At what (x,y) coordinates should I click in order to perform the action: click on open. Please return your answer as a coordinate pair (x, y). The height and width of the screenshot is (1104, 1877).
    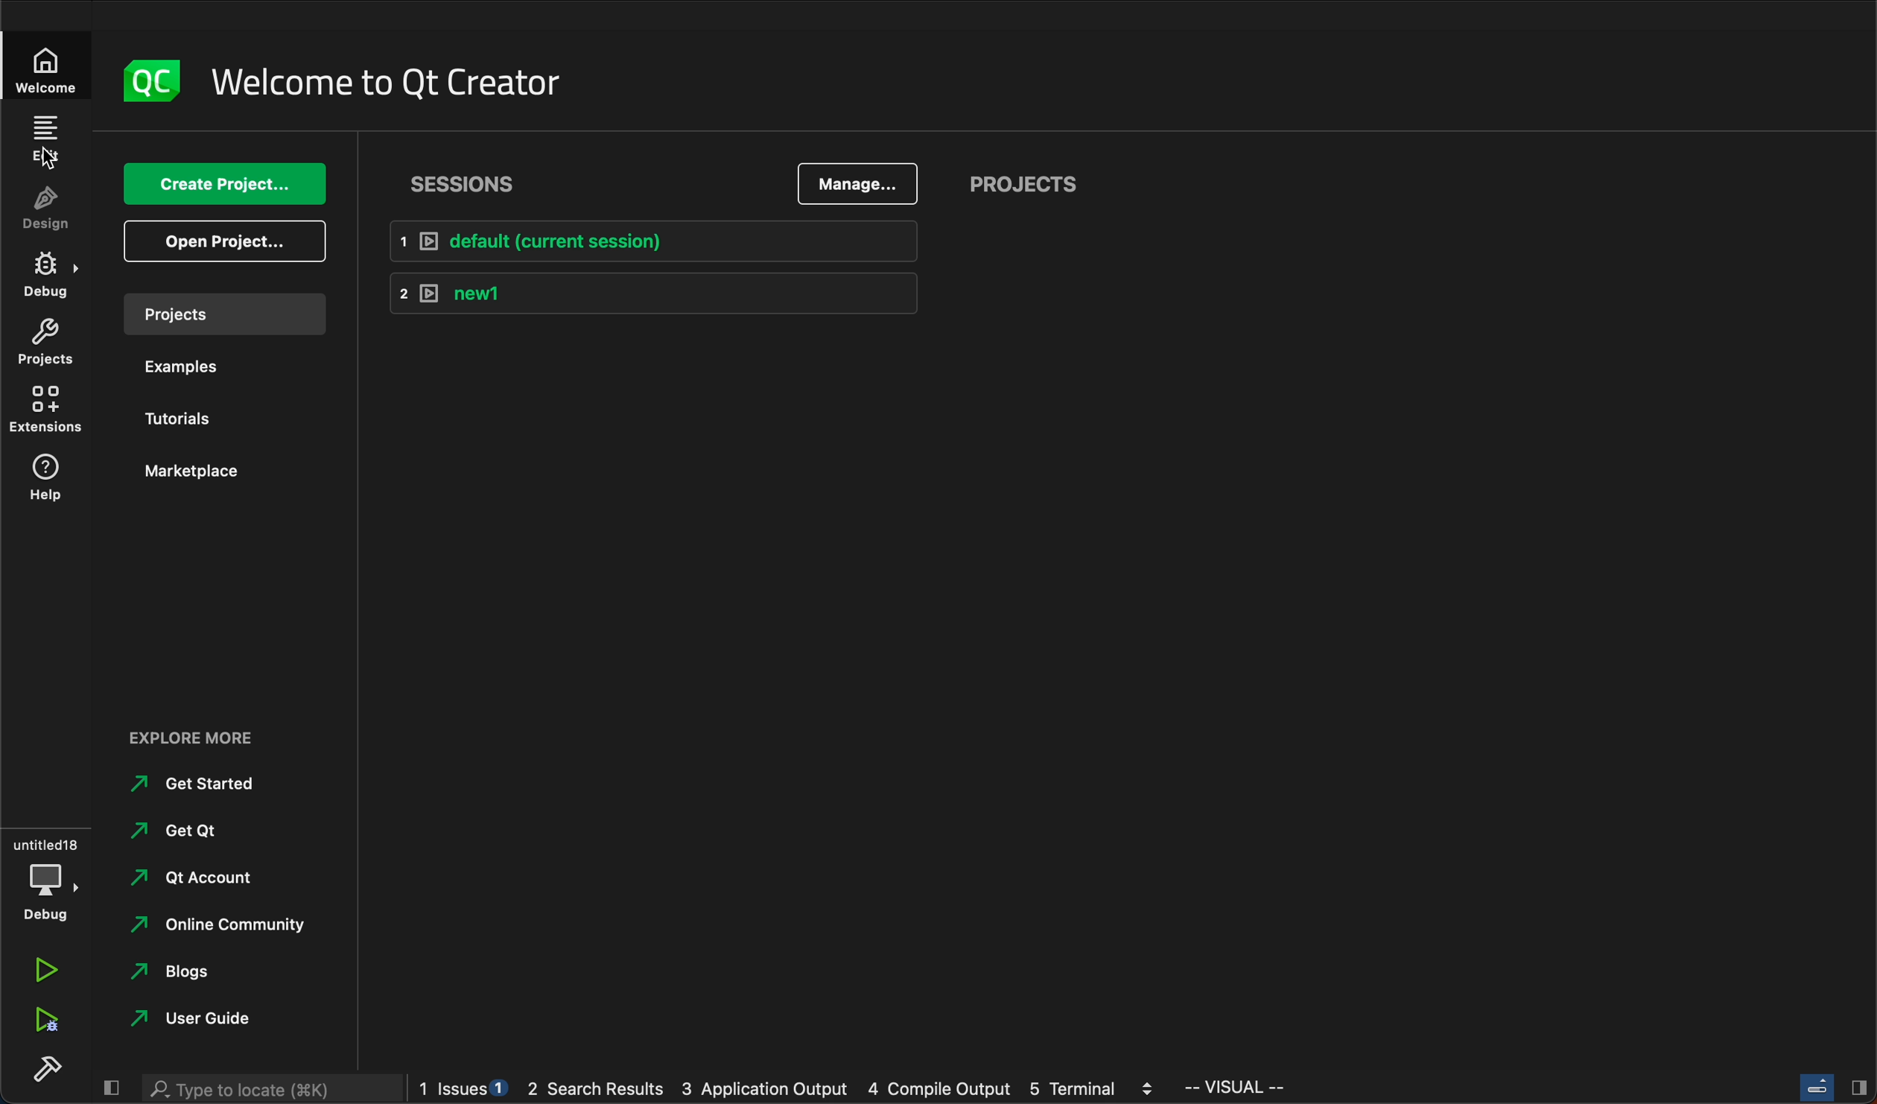
    Looking at the image, I should click on (221, 241).